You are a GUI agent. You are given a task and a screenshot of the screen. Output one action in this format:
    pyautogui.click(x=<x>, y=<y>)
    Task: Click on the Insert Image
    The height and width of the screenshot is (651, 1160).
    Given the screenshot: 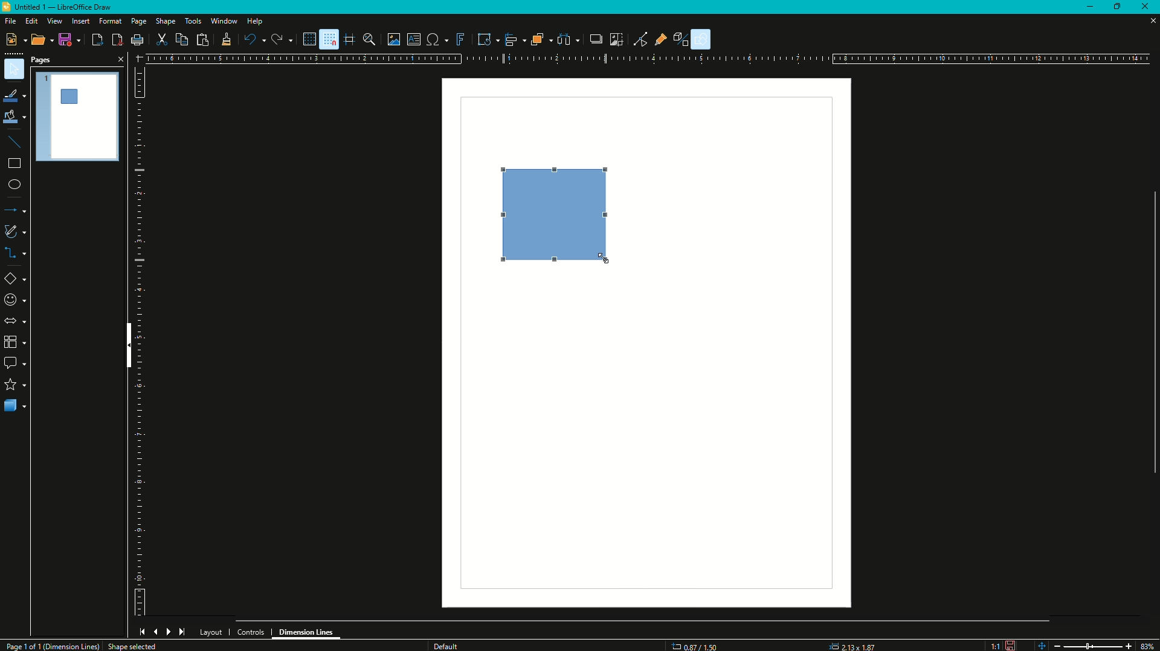 What is the action you would take?
    pyautogui.click(x=394, y=39)
    